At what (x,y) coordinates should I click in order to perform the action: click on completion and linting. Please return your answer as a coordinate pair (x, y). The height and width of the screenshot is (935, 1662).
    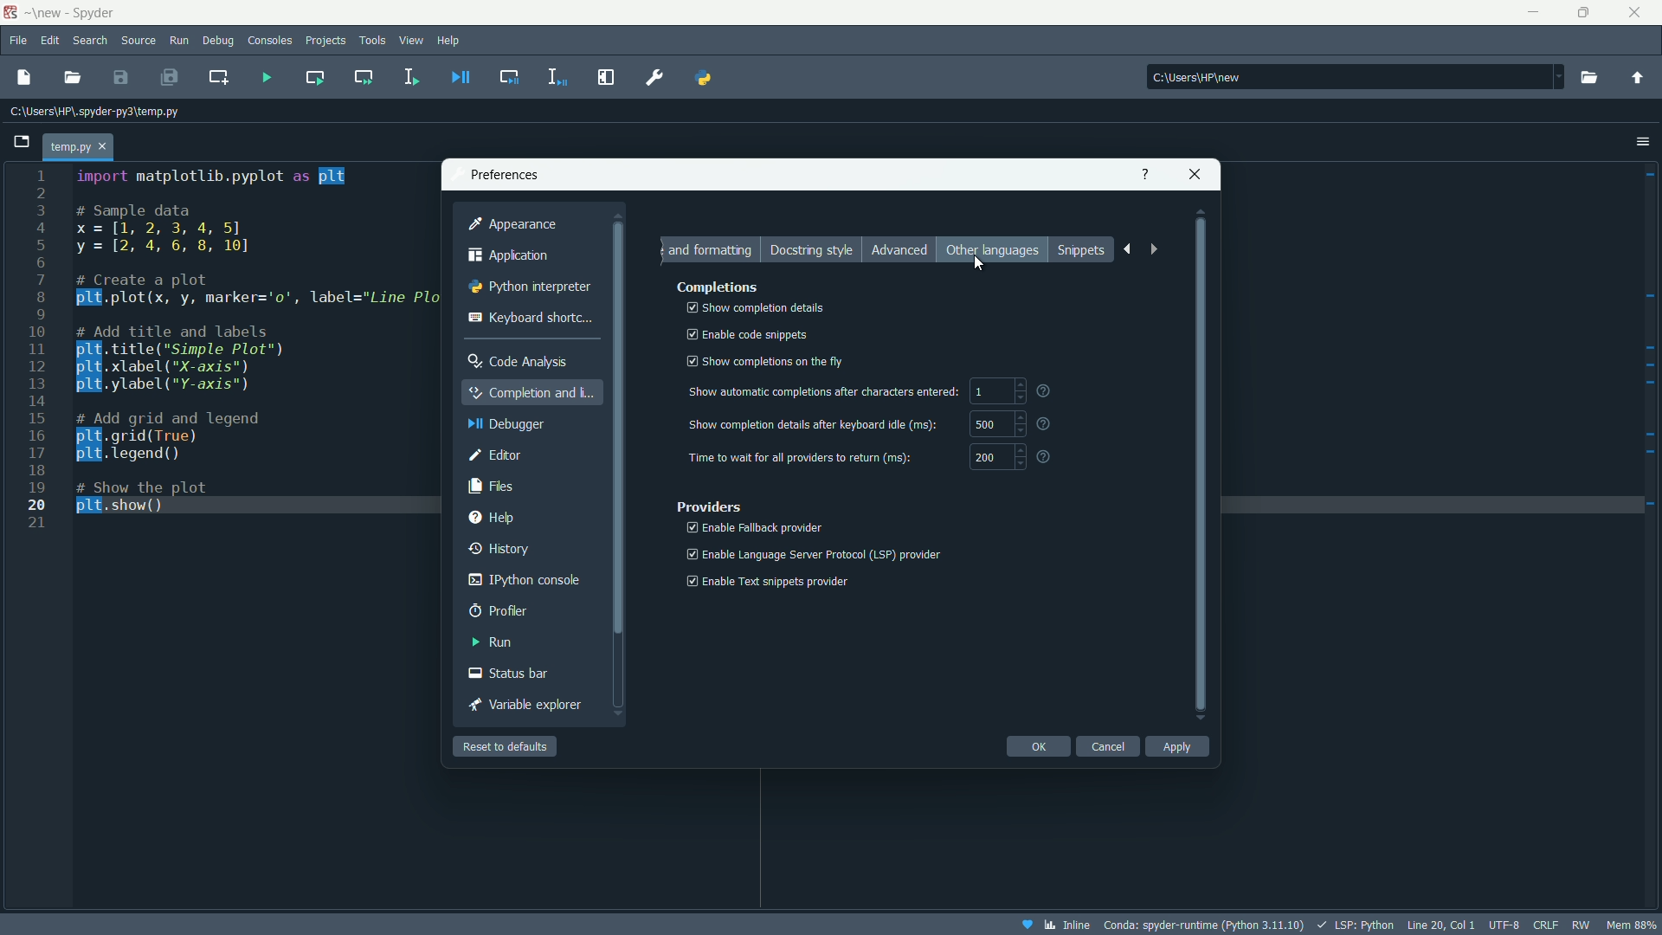
    Looking at the image, I should click on (534, 391).